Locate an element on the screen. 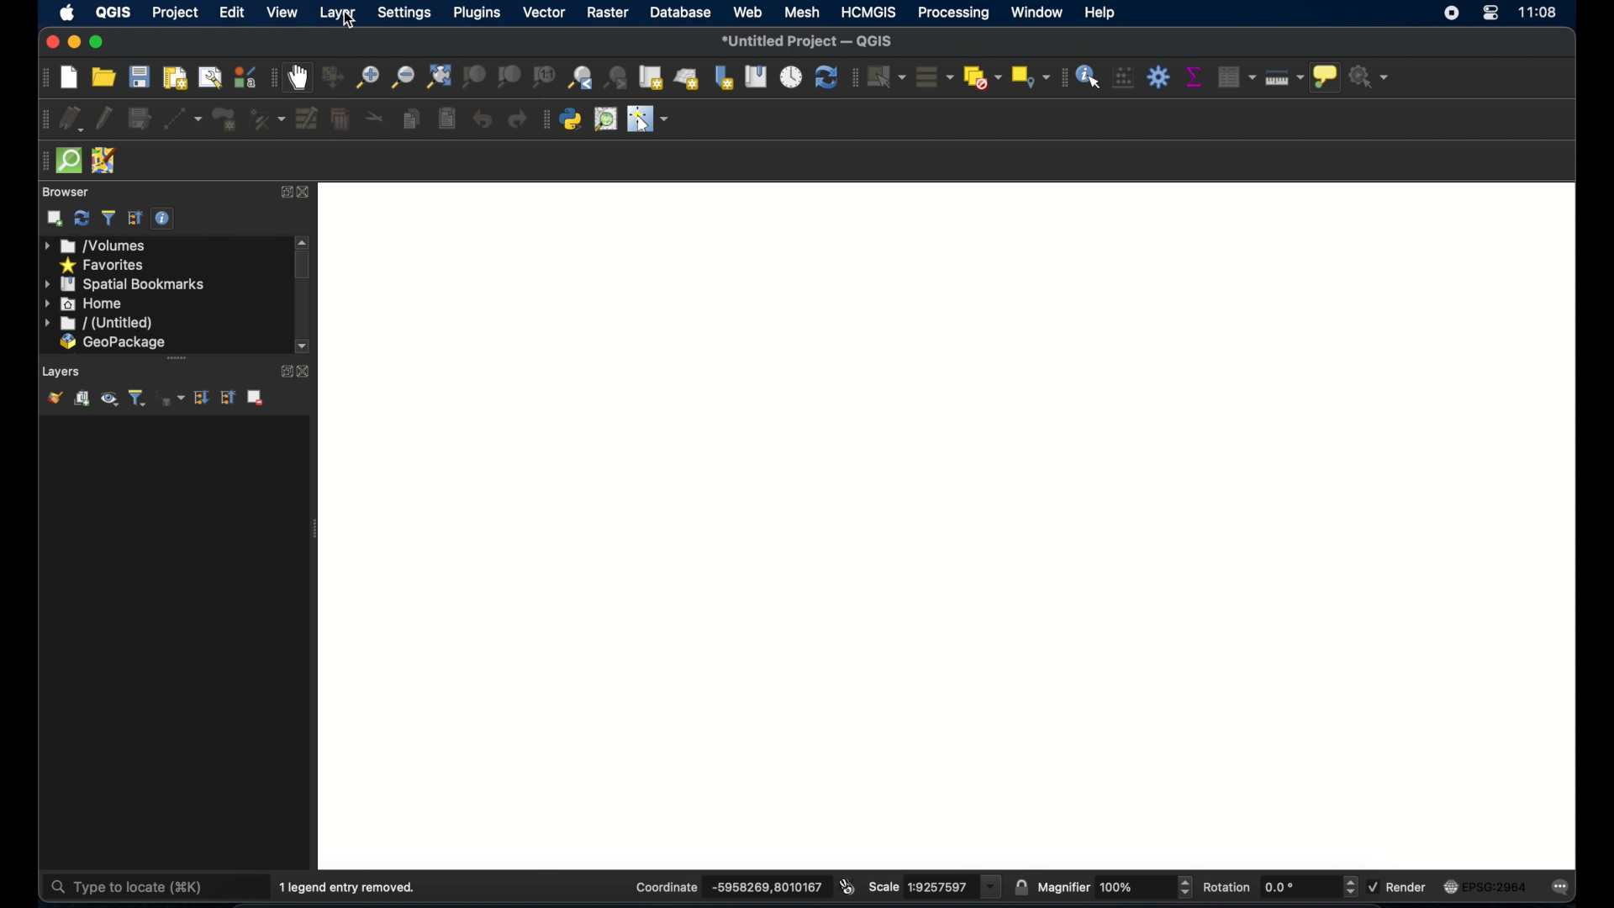  layers is located at coordinates (62, 370).